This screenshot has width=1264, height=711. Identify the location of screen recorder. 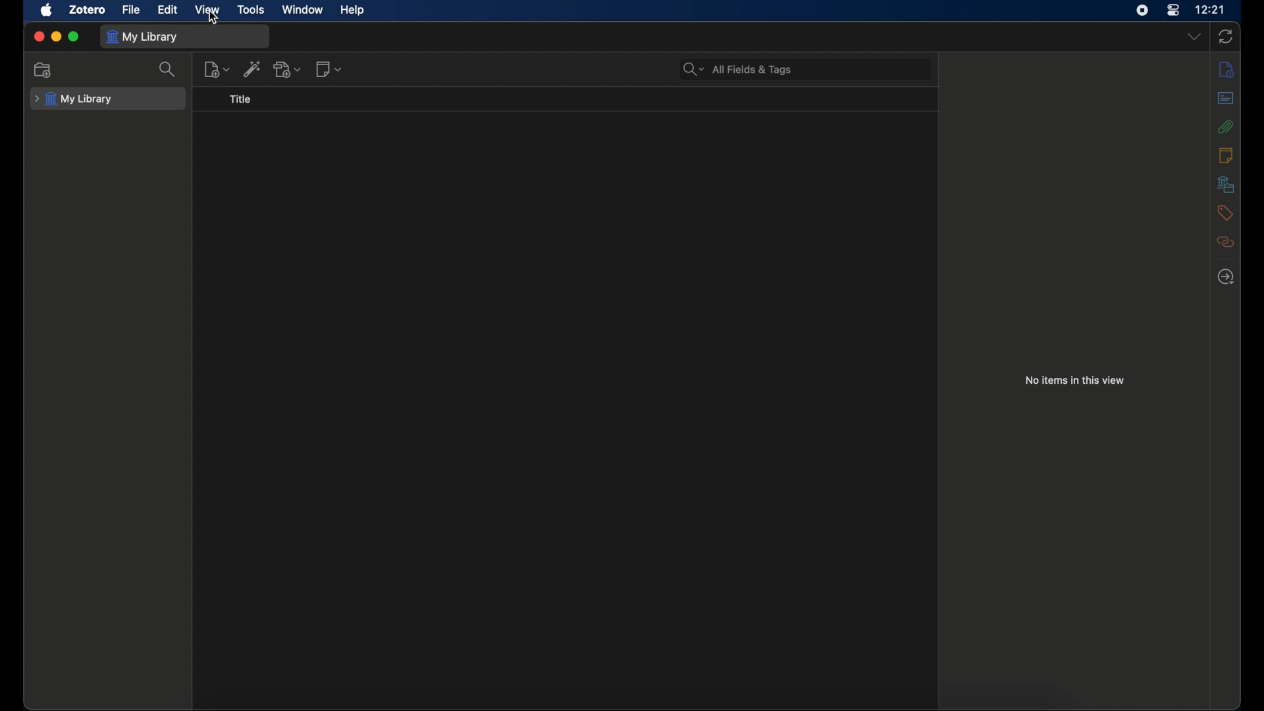
(1142, 11).